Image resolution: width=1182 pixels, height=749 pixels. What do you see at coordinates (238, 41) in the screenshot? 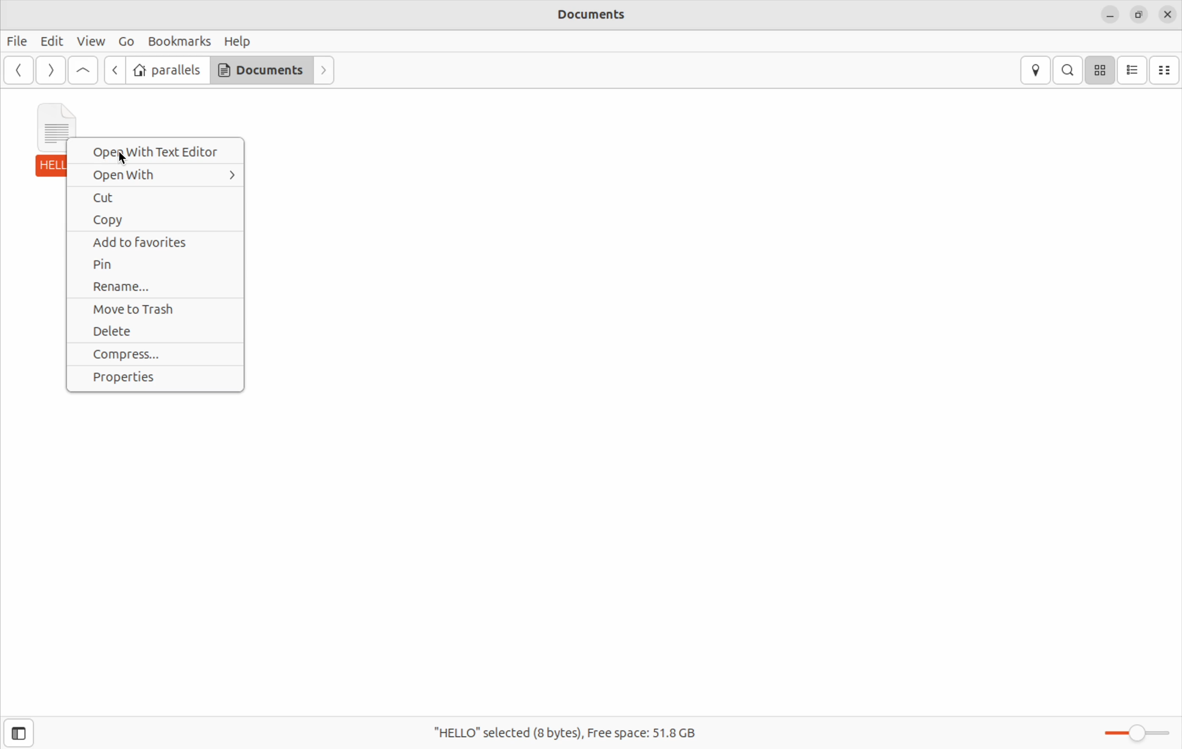
I see `Help` at bounding box center [238, 41].